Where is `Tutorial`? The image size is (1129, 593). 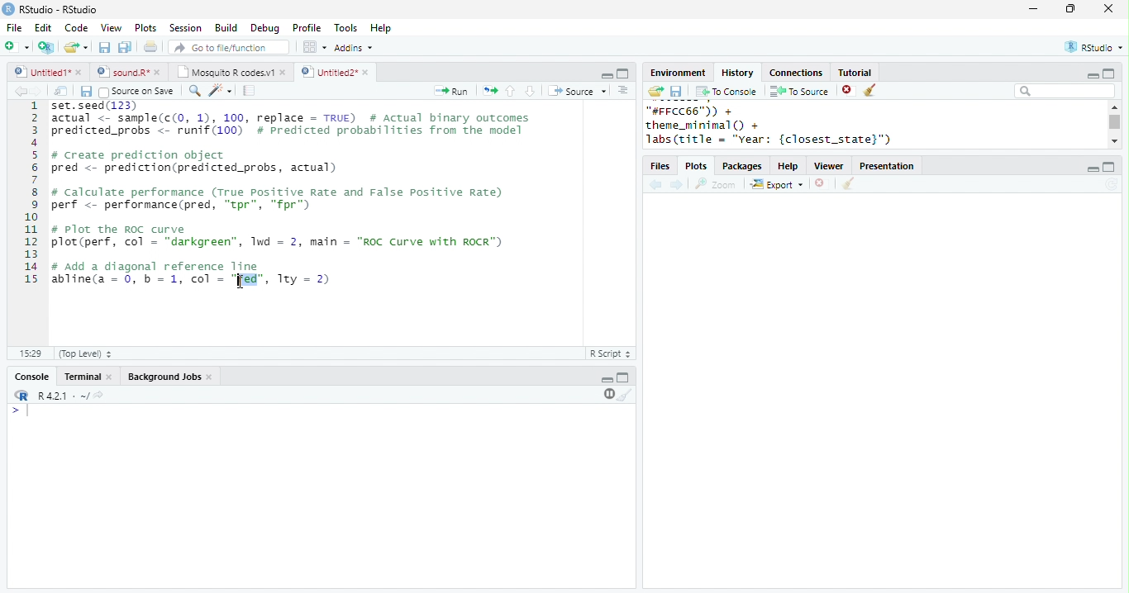 Tutorial is located at coordinates (854, 72).